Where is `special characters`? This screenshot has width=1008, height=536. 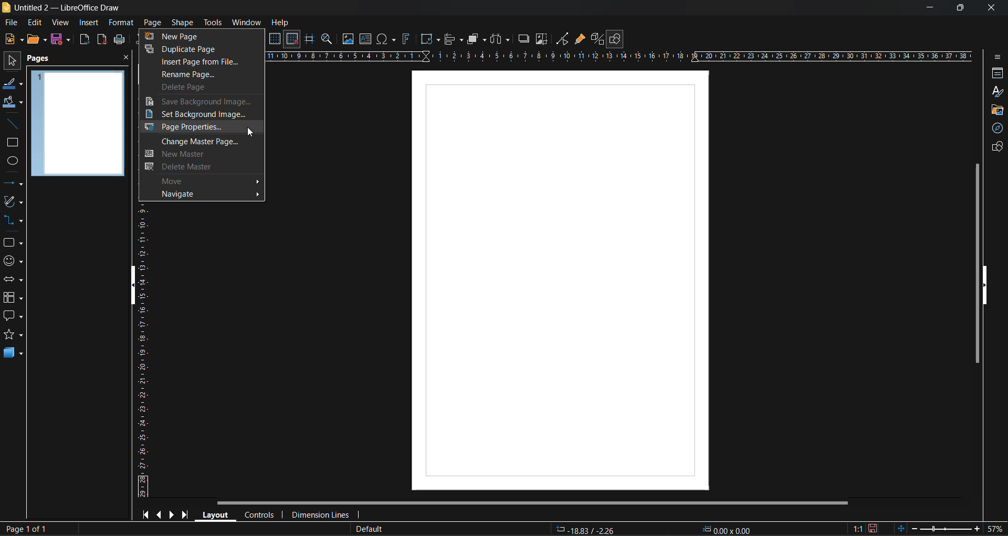
special characters is located at coordinates (387, 39).